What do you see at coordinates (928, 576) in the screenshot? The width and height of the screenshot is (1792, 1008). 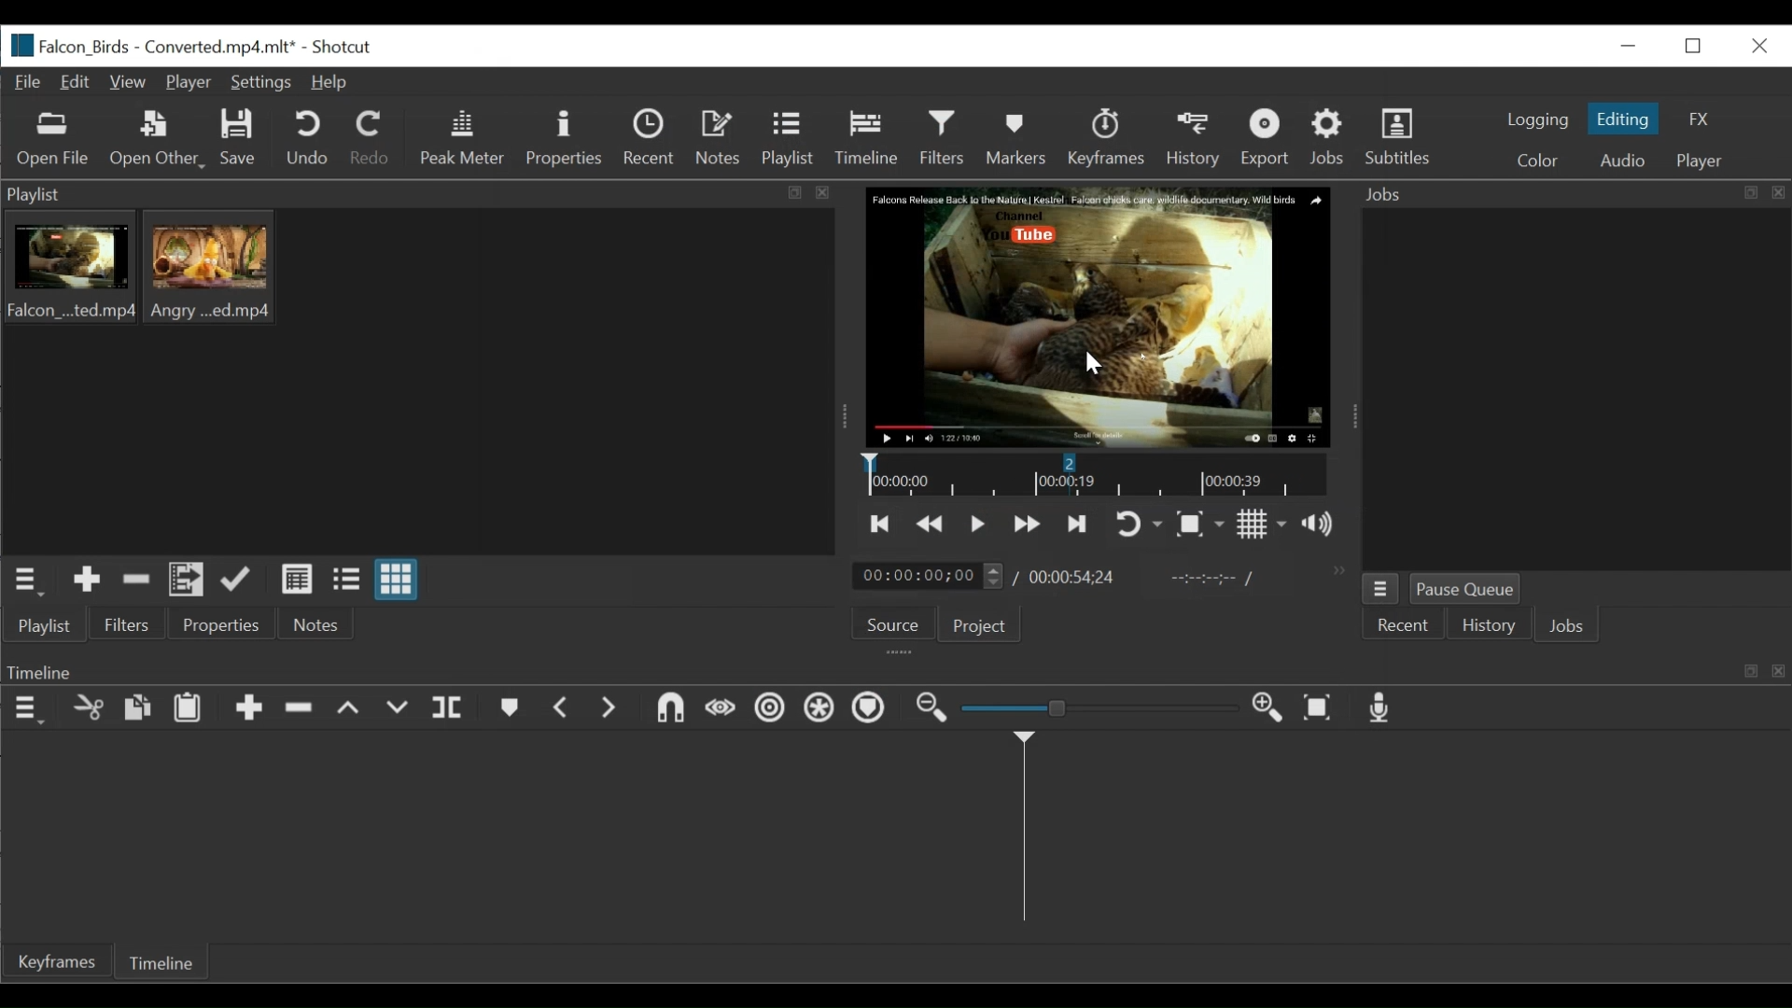 I see `Current Duration` at bounding box center [928, 576].